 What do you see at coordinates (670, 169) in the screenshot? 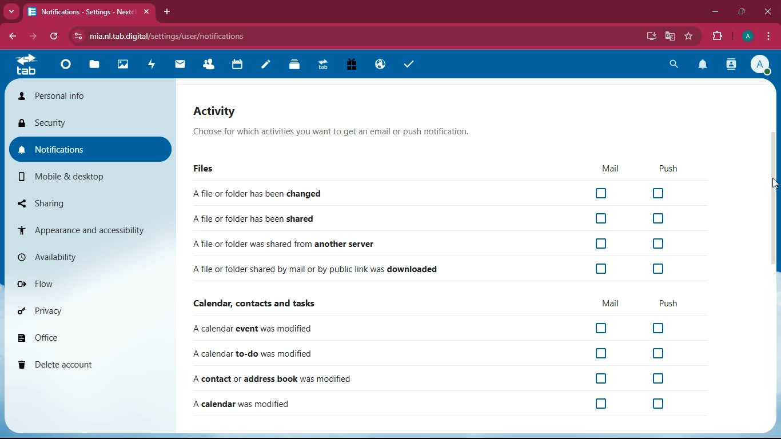
I see `push` at bounding box center [670, 169].